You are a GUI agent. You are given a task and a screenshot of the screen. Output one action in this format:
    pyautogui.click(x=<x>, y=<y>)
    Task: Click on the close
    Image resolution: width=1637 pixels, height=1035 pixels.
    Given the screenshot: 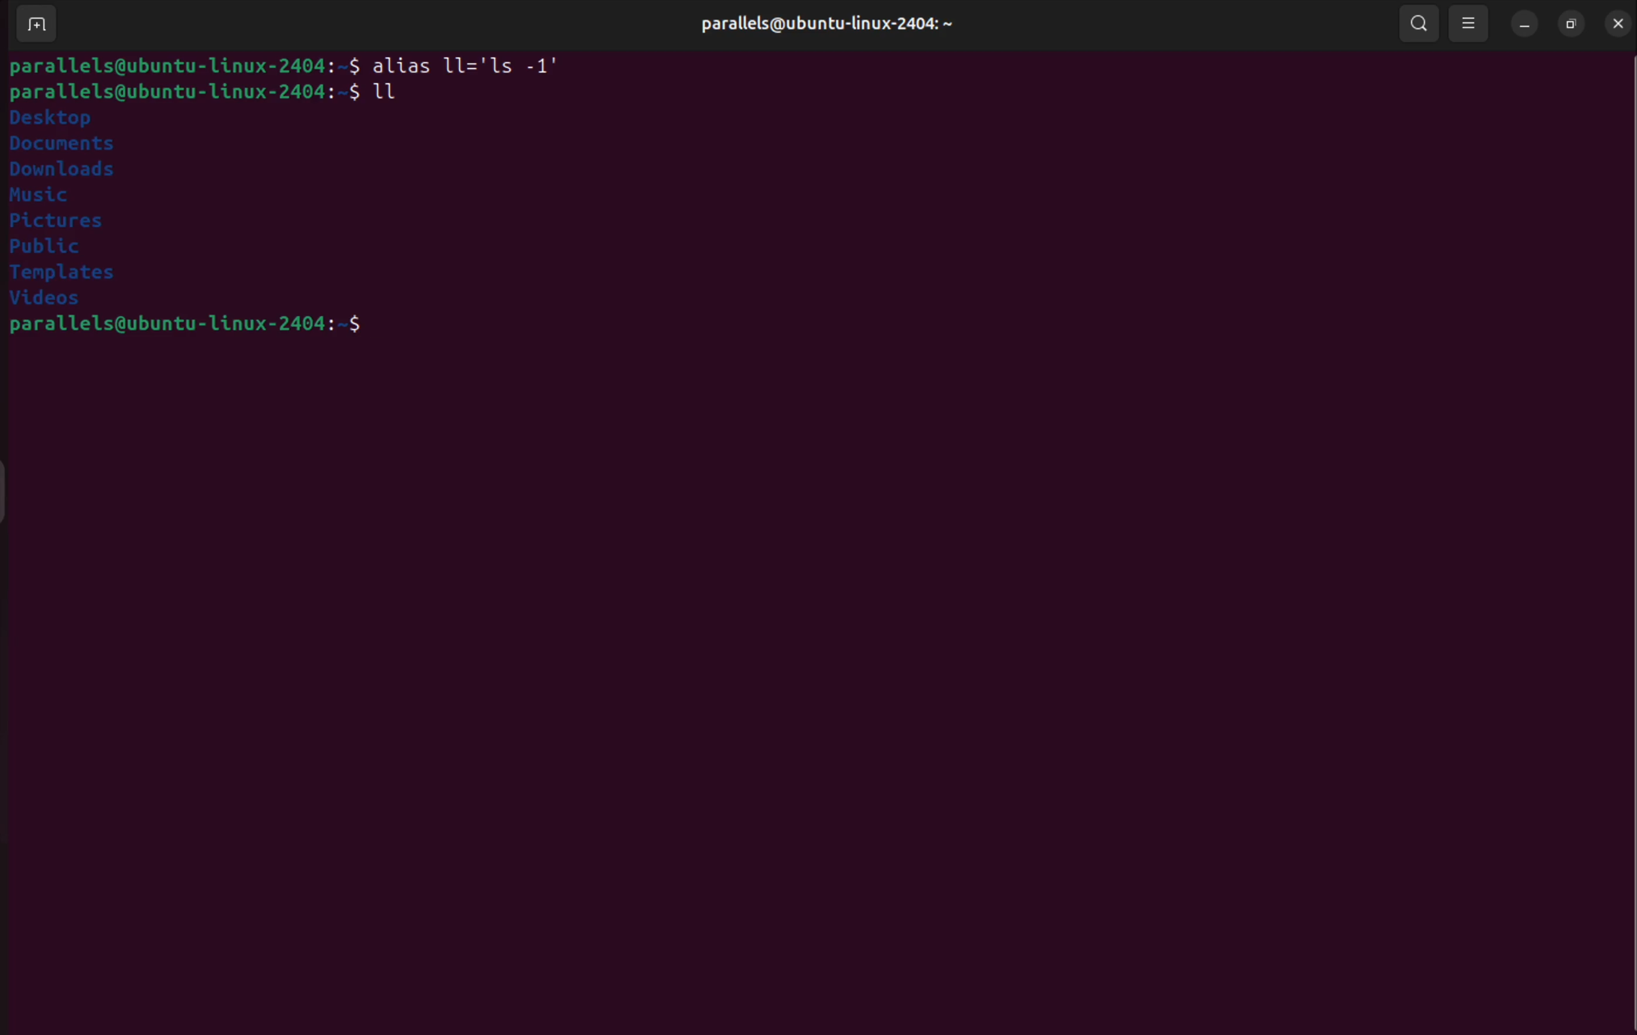 What is the action you would take?
    pyautogui.click(x=1615, y=22)
    